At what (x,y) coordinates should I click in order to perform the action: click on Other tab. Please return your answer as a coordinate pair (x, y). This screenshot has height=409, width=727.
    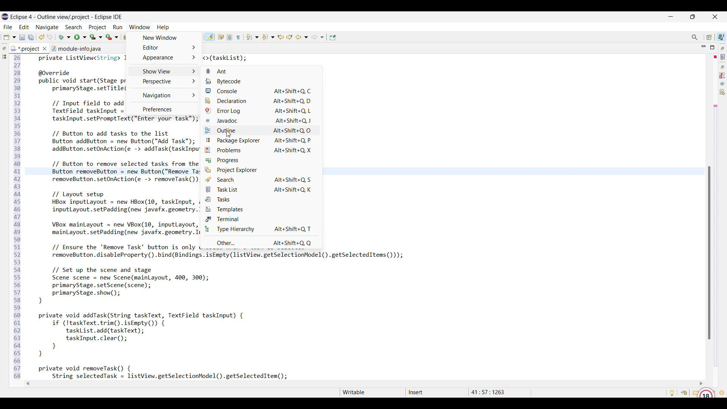
    Looking at the image, I should click on (76, 48).